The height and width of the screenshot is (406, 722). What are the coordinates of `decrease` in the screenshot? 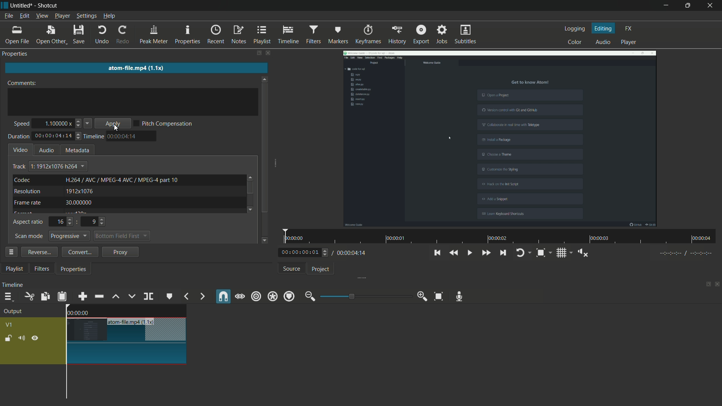 It's located at (88, 124).